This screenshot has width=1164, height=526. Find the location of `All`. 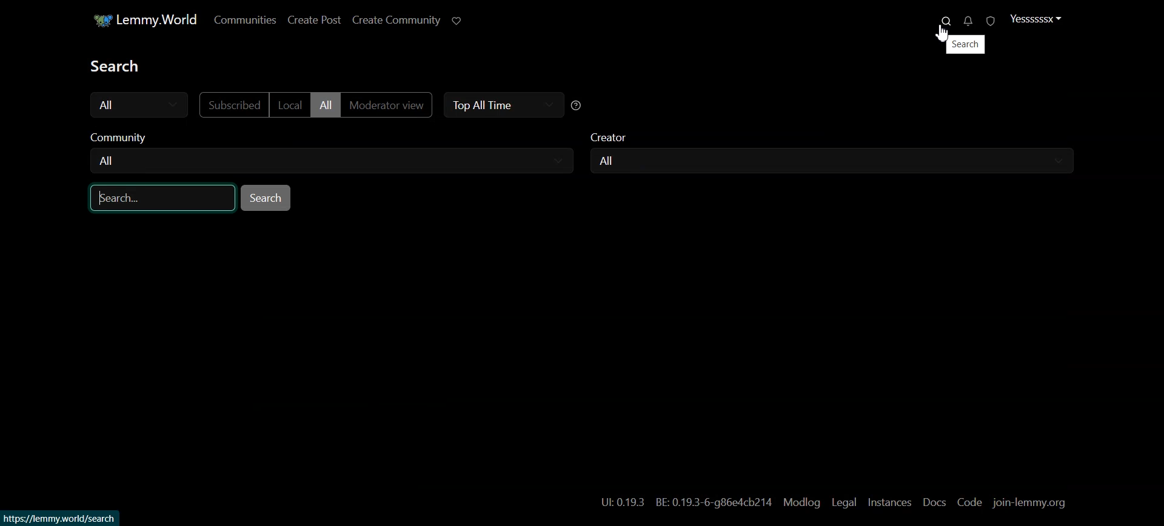

All is located at coordinates (136, 104).